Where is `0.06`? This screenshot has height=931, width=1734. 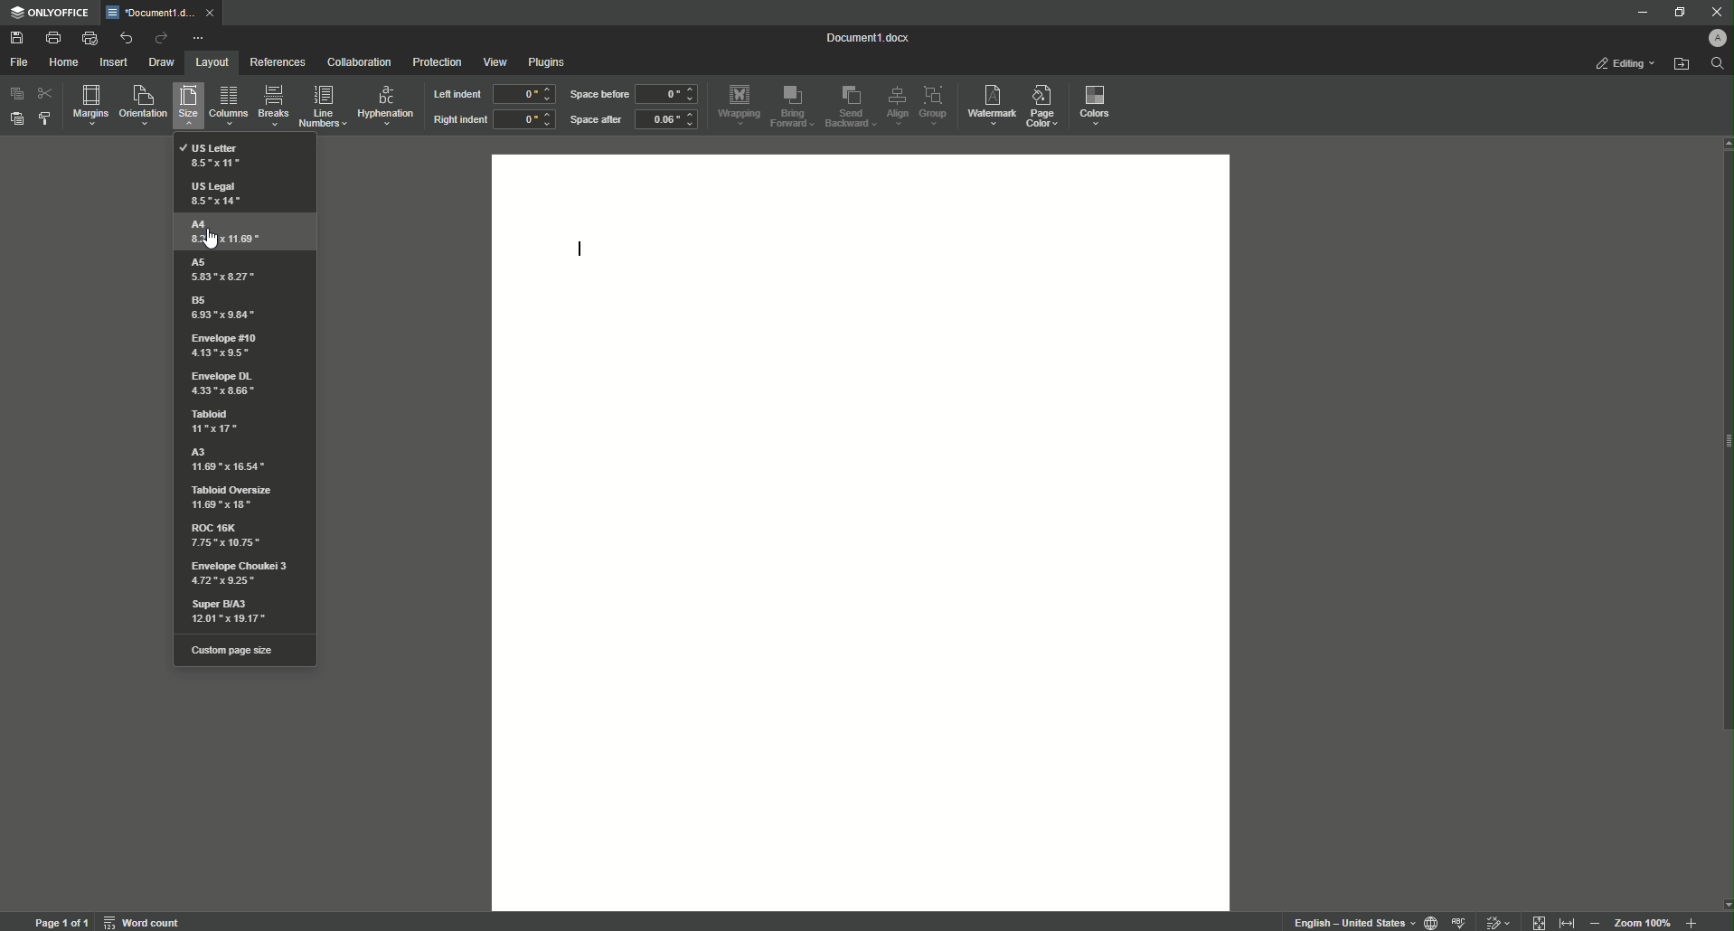
0.06 is located at coordinates (669, 121).